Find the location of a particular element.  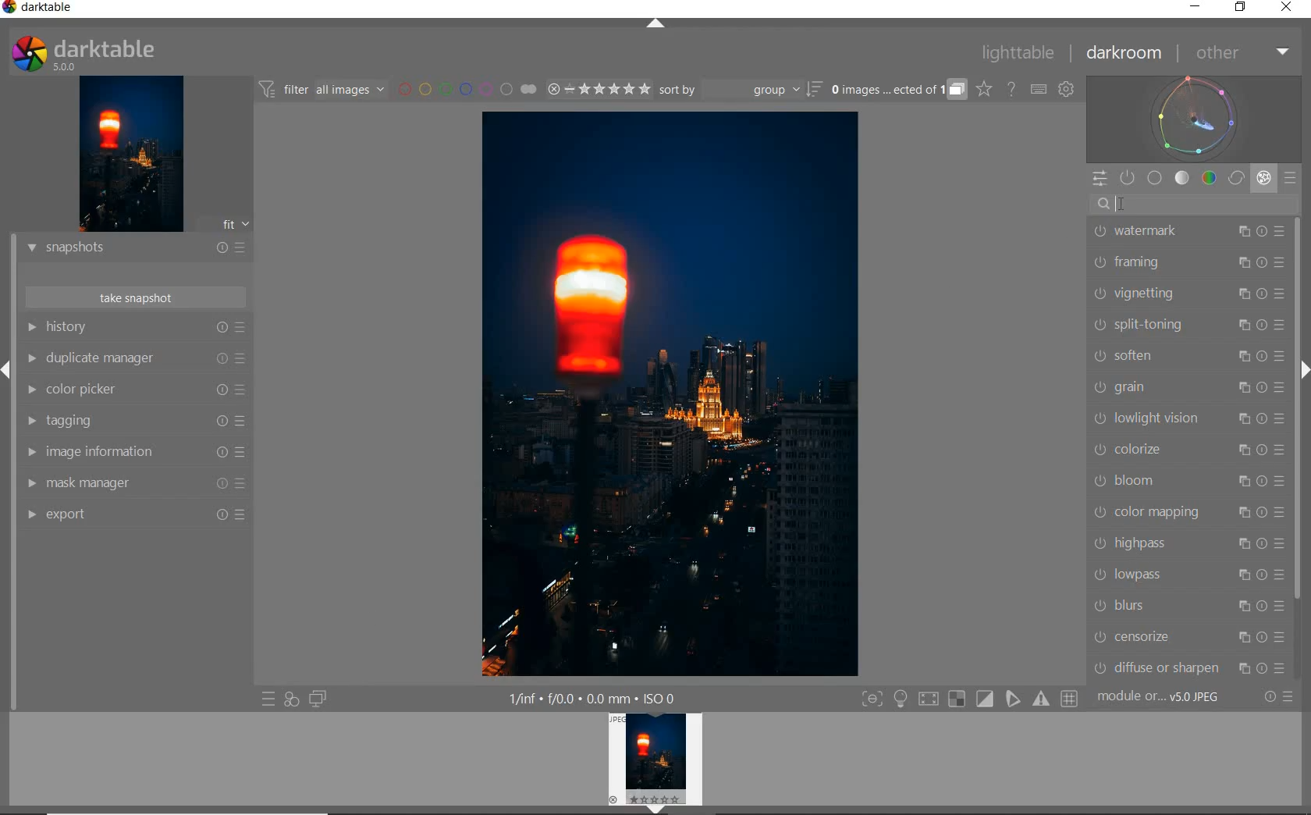

0 images ... ected of 1 is located at coordinates (898, 87).